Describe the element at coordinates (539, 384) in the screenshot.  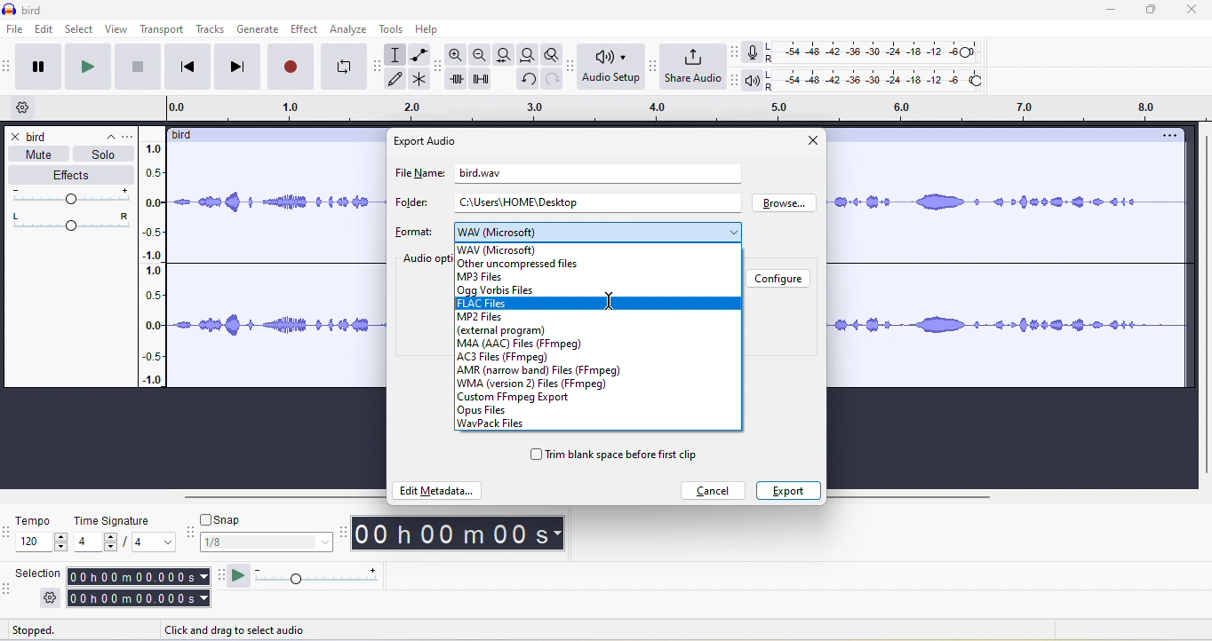
I see `wma` at that location.